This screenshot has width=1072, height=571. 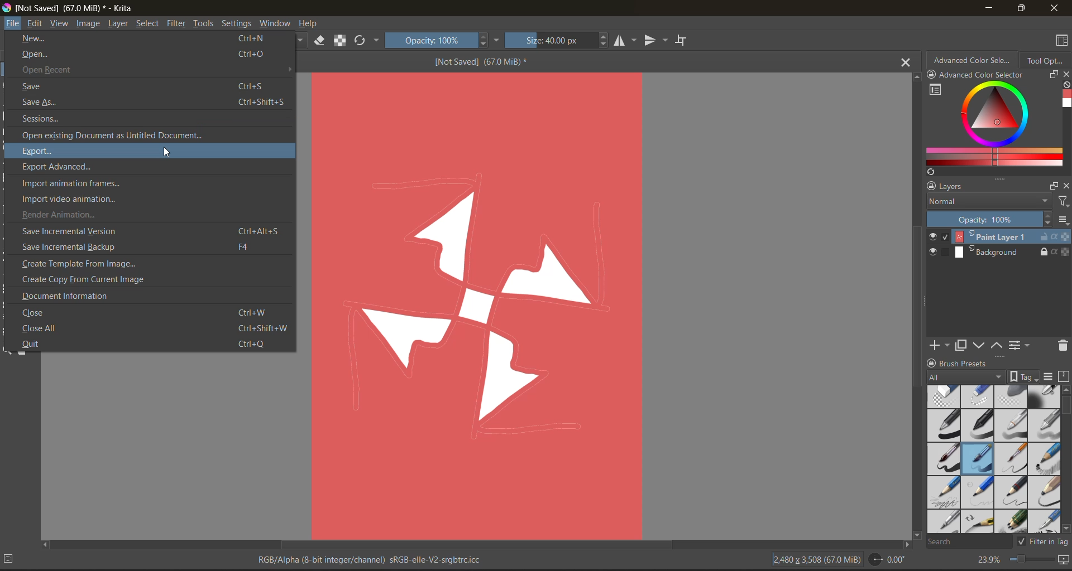 What do you see at coordinates (998, 251) in the screenshot?
I see `layer` at bounding box center [998, 251].